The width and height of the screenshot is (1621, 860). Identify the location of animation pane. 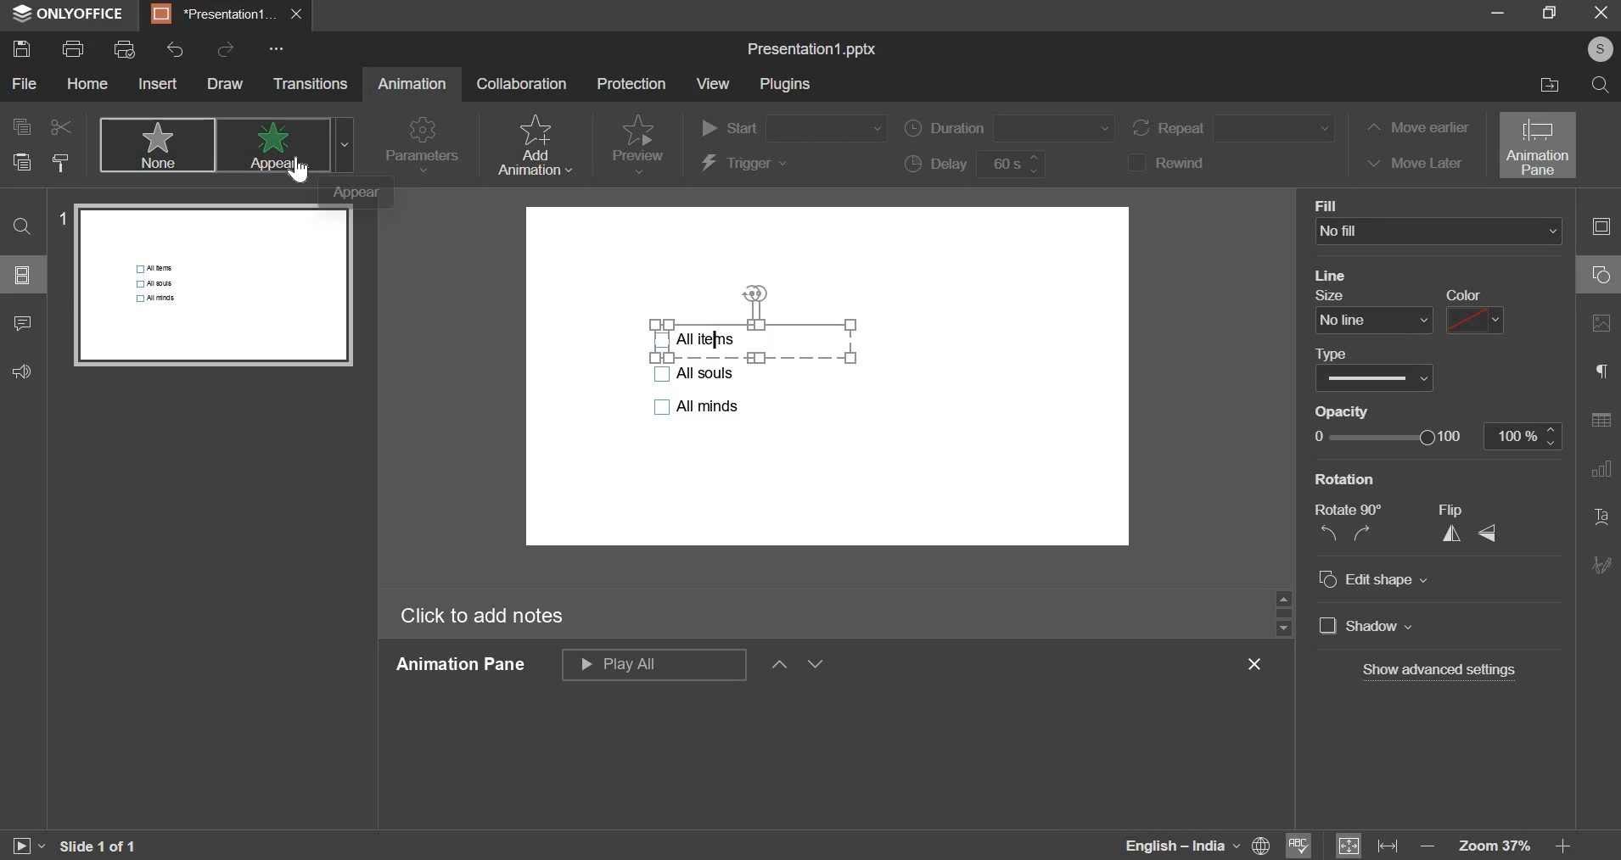
(459, 665).